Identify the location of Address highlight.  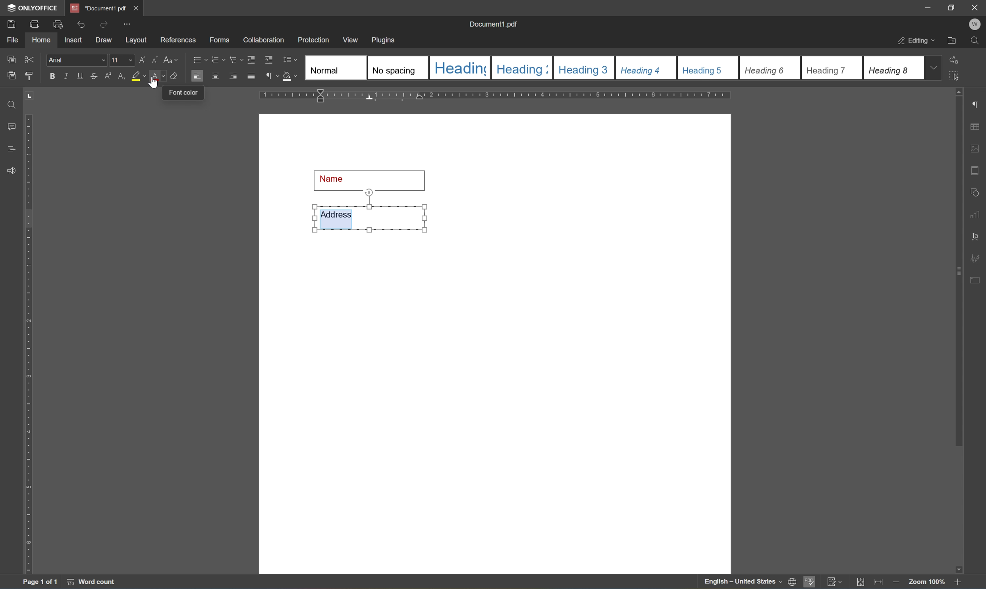
(368, 211).